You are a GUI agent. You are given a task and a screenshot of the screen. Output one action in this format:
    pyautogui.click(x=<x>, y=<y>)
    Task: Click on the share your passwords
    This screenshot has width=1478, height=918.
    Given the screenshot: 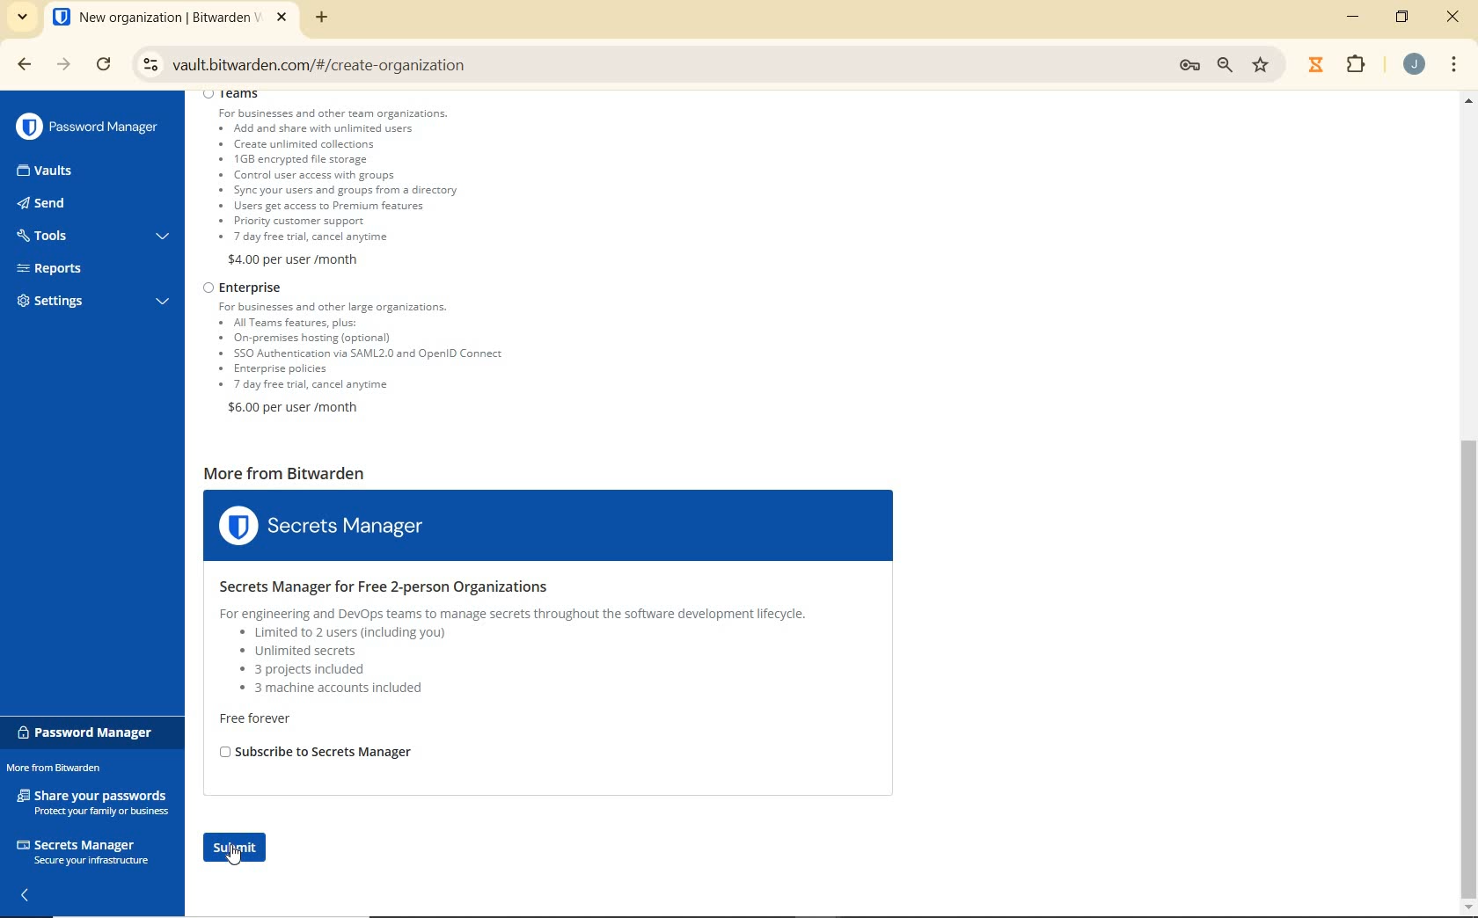 What is the action you would take?
    pyautogui.click(x=95, y=801)
    